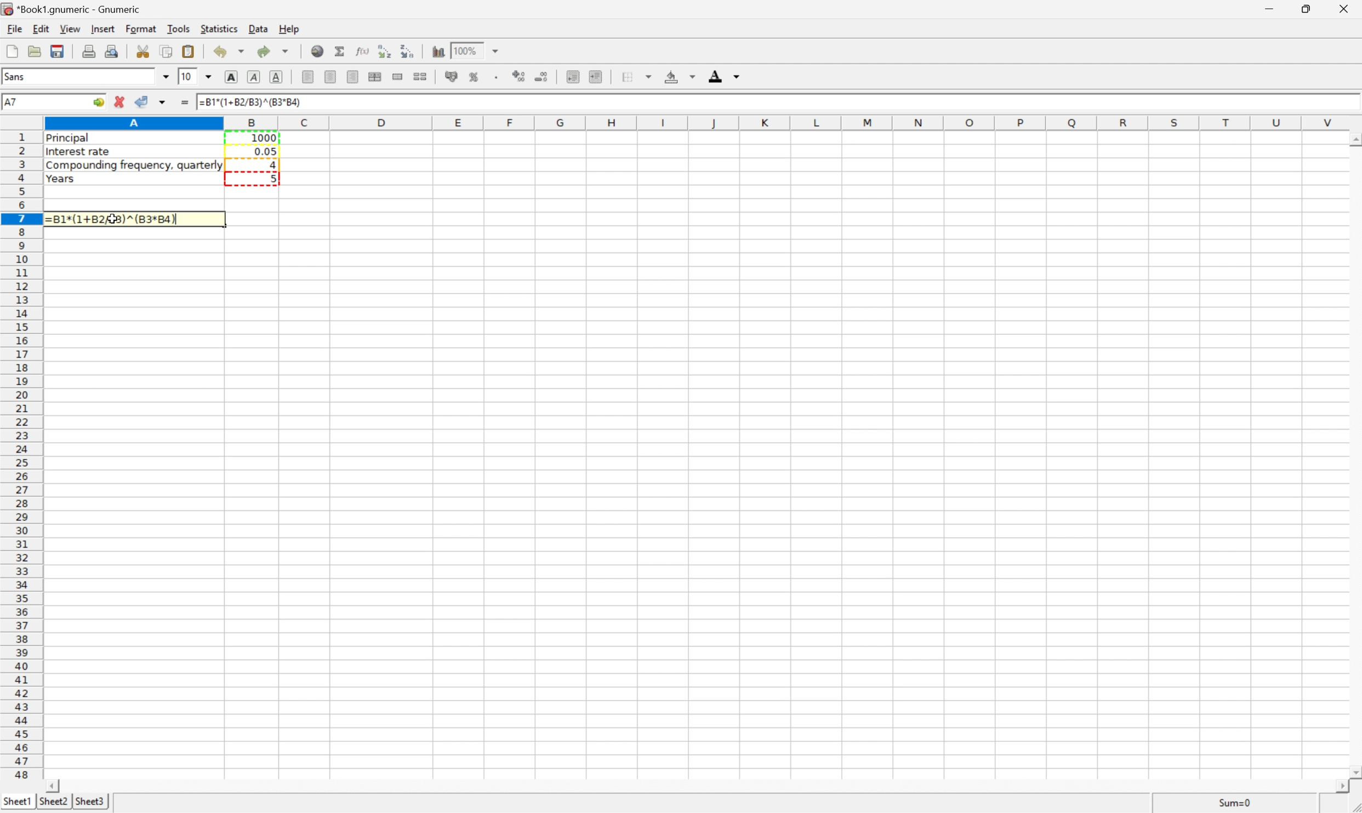  I want to click on copy, so click(166, 50).